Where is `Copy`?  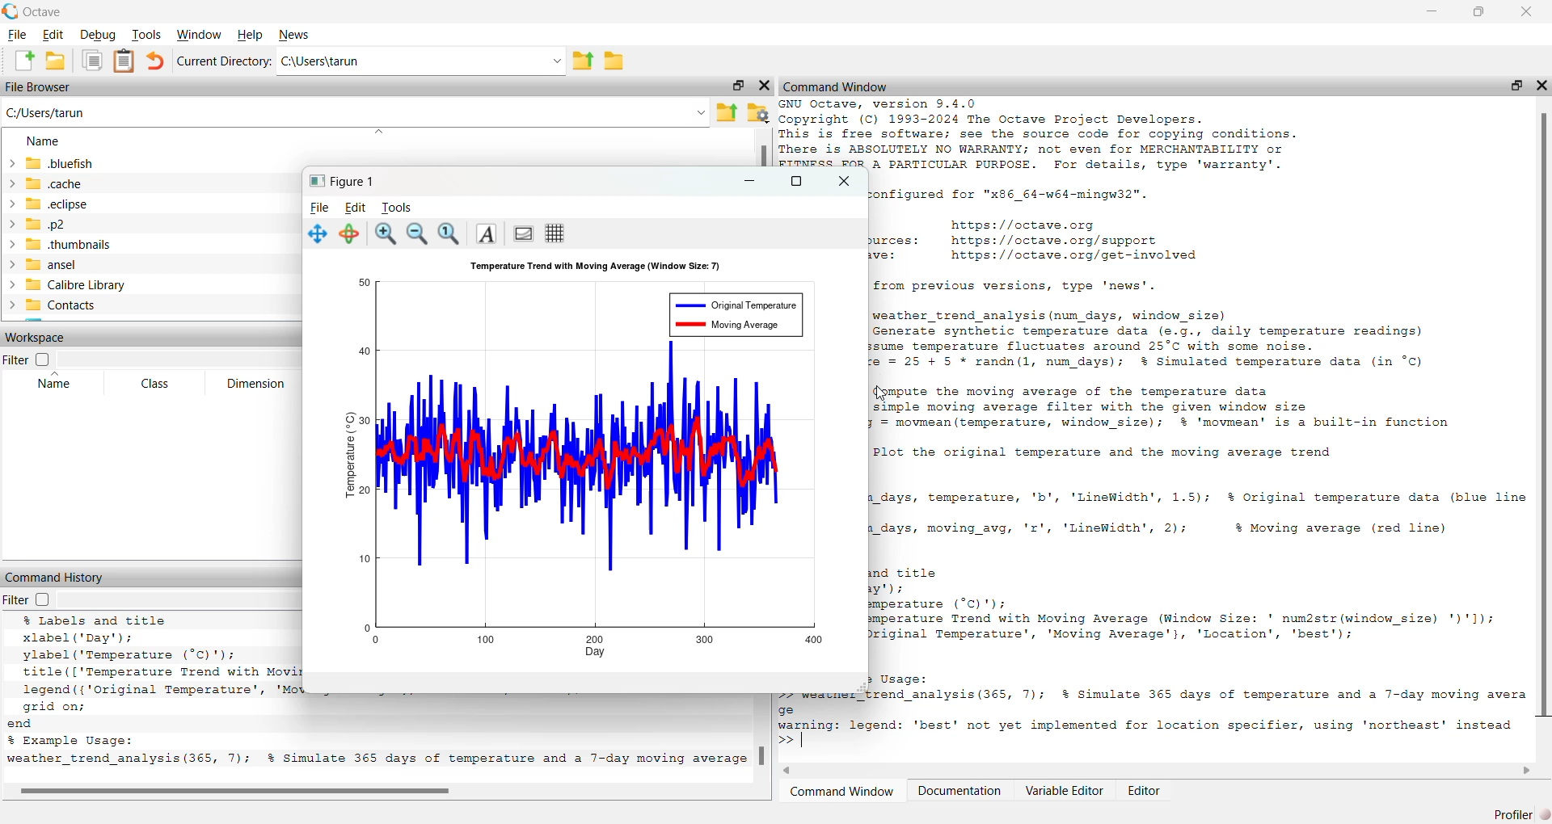 Copy is located at coordinates (91, 60).